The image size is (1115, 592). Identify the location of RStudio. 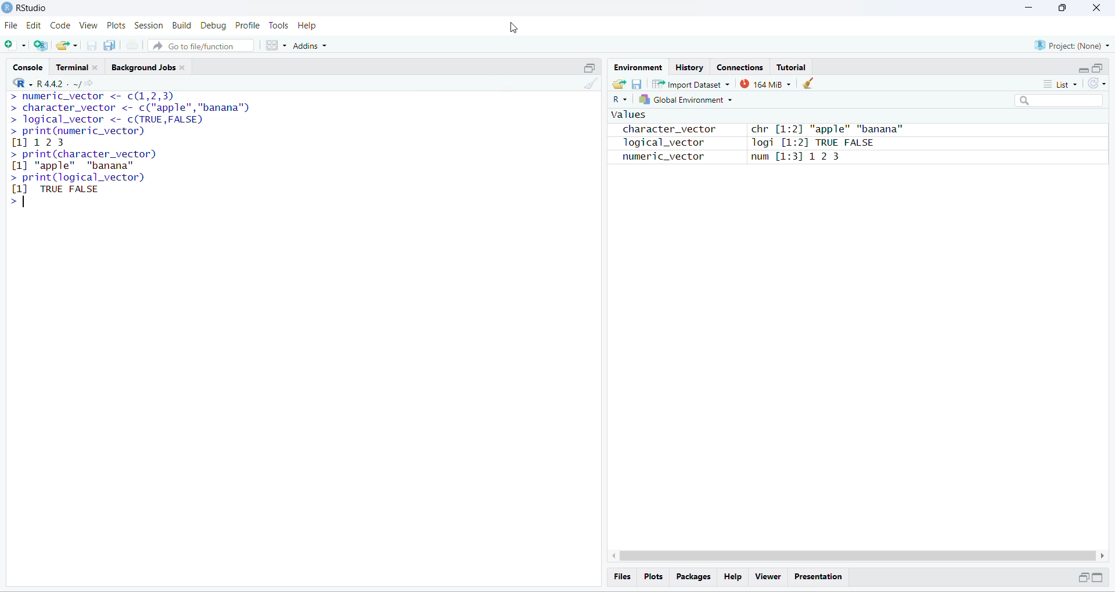
(35, 7).